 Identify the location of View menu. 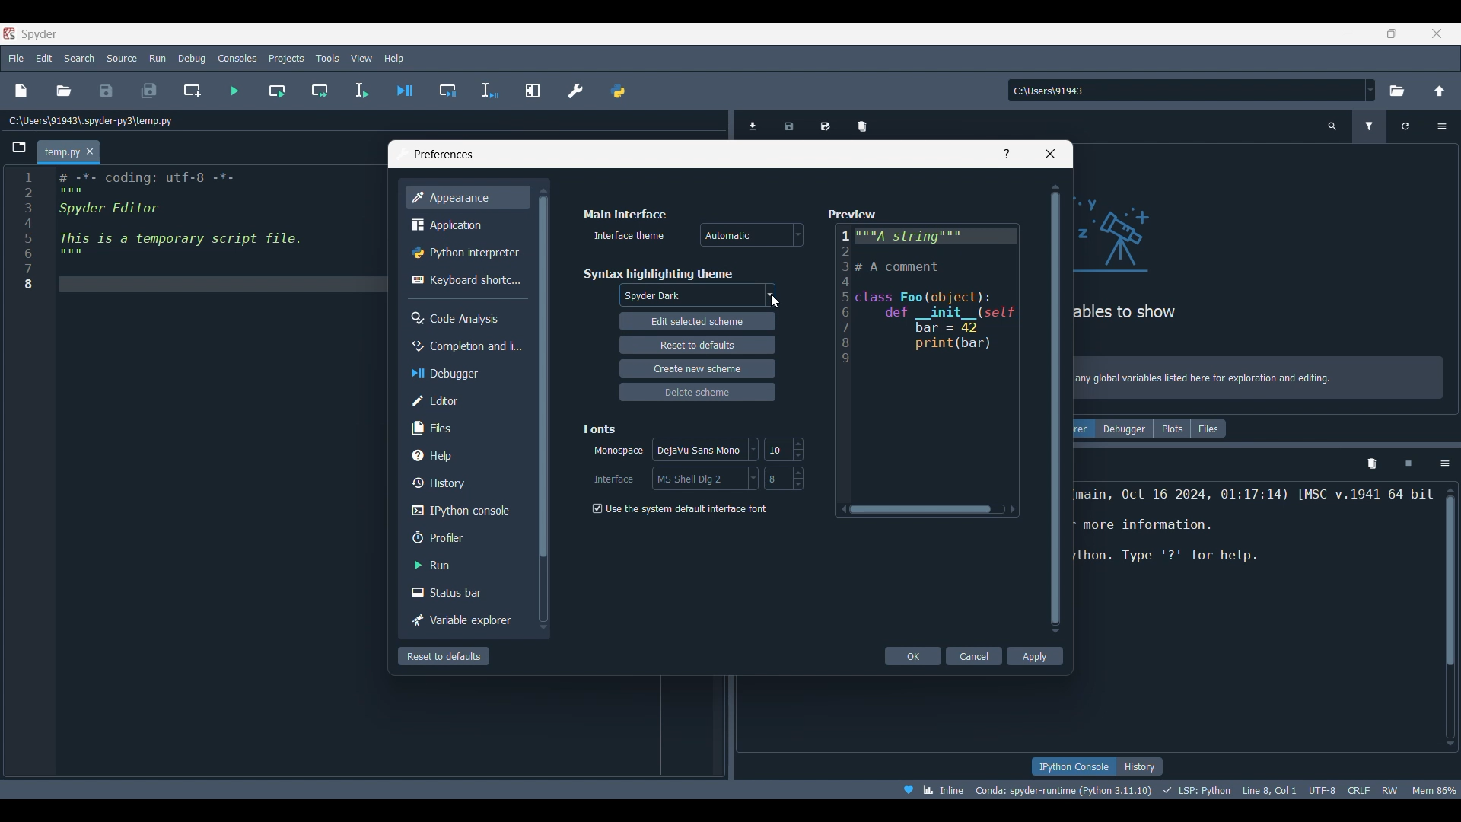
(361, 59).